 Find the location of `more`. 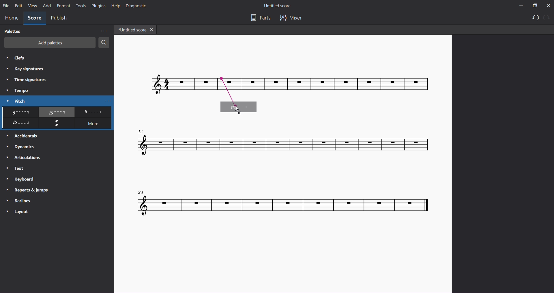

more is located at coordinates (102, 31).